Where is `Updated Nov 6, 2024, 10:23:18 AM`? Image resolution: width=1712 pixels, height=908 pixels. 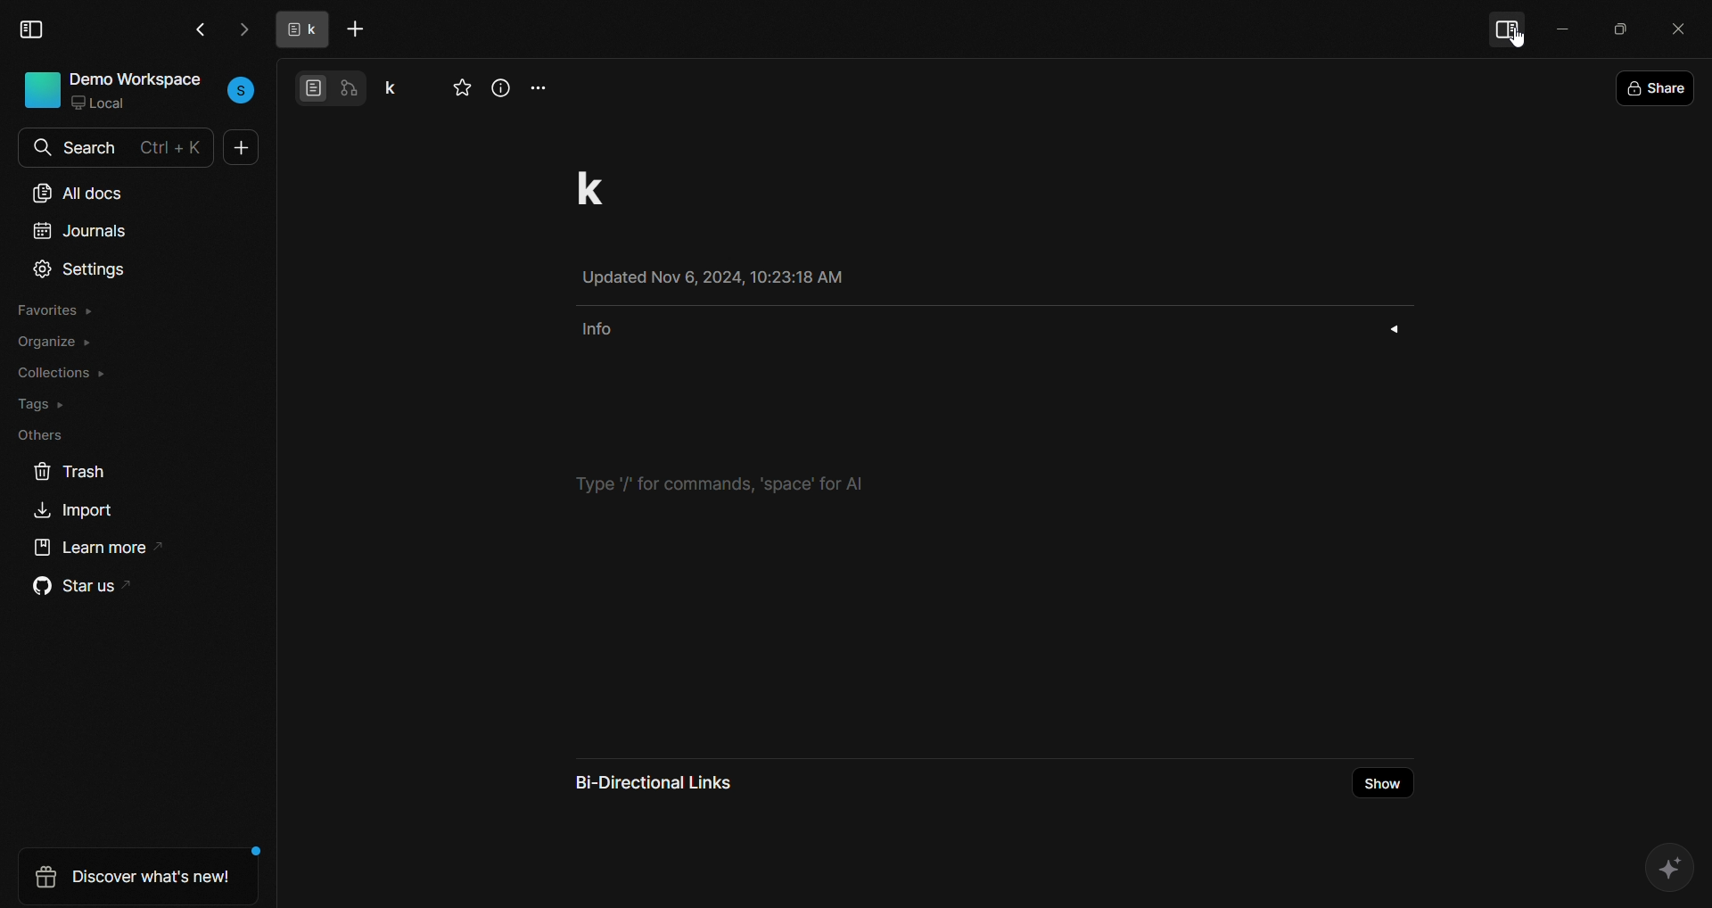
Updated Nov 6, 2024, 10:23:18 AM is located at coordinates (734, 279).